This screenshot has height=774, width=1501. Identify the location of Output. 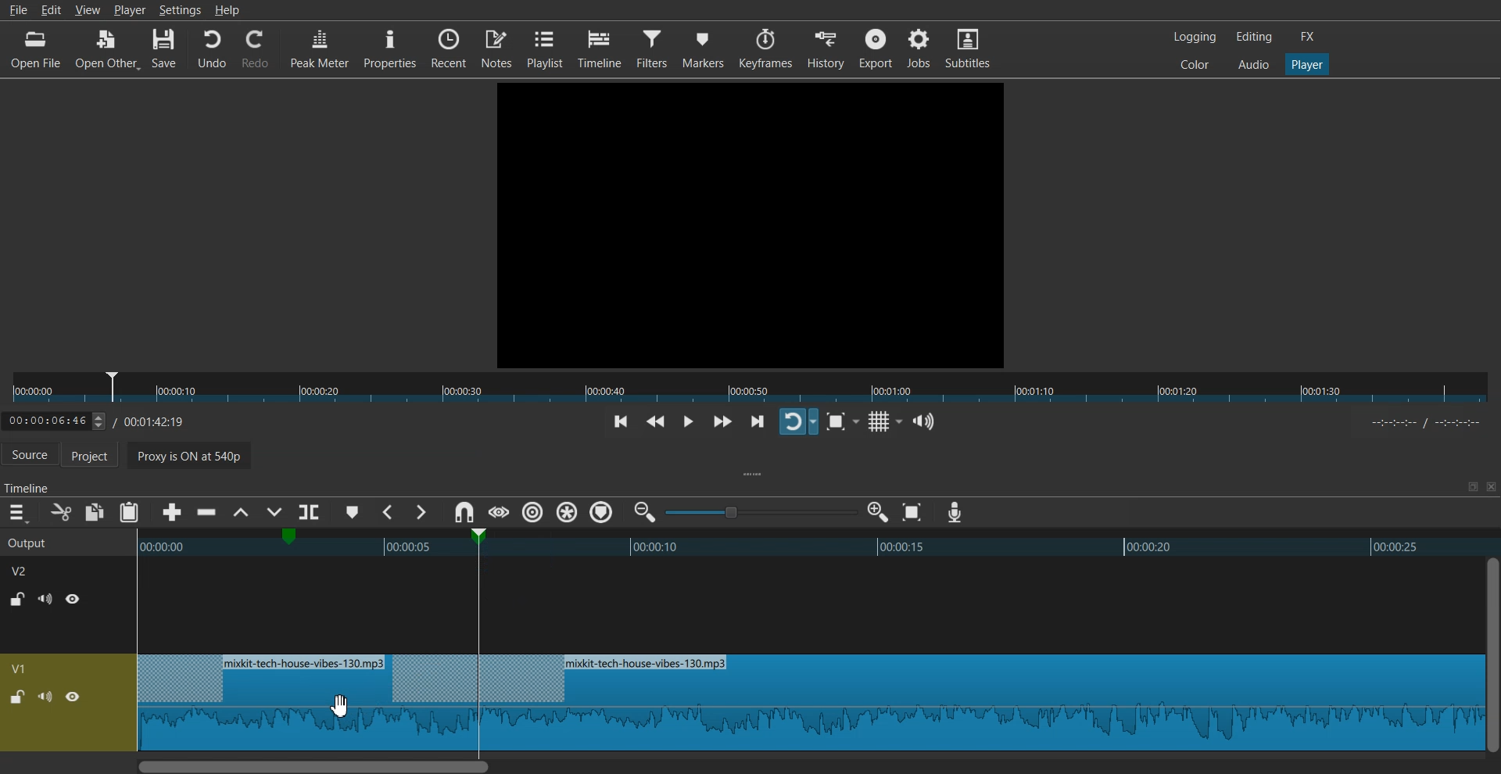
(48, 541).